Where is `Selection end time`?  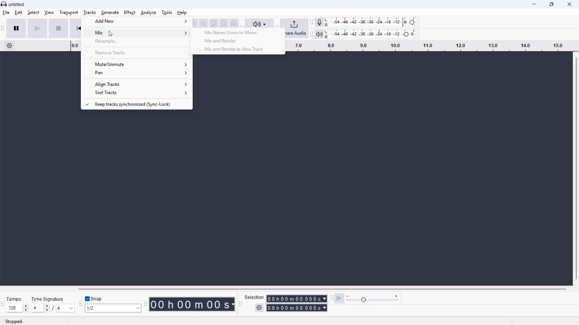 Selection end time is located at coordinates (297, 308).